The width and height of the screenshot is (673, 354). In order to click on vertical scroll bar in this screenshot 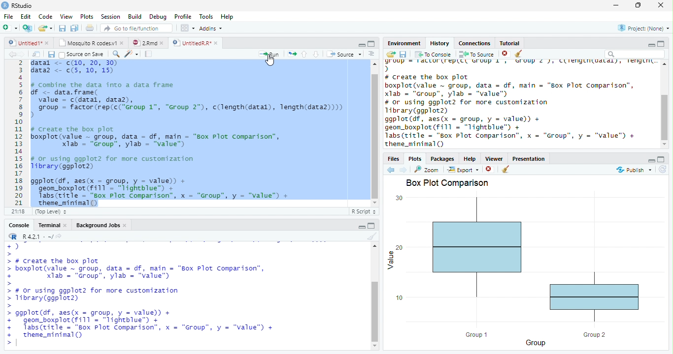, I will do `click(664, 104)`.